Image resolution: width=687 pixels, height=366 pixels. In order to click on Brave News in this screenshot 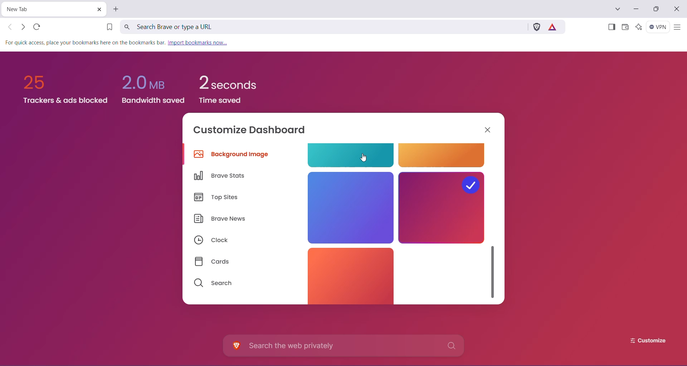, I will do `click(220, 220)`.